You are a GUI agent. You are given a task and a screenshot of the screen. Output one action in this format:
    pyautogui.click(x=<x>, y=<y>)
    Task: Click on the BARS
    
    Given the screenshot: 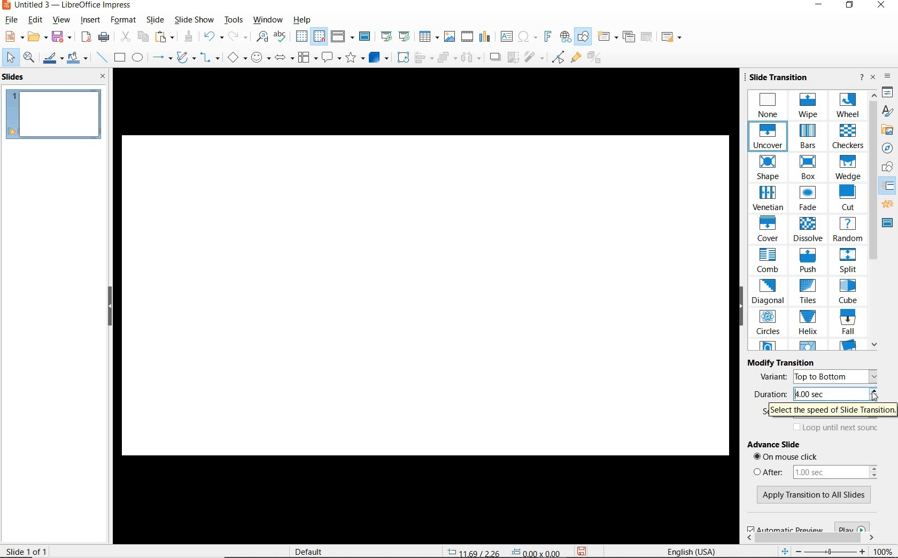 What is the action you would take?
    pyautogui.click(x=809, y=137)
    